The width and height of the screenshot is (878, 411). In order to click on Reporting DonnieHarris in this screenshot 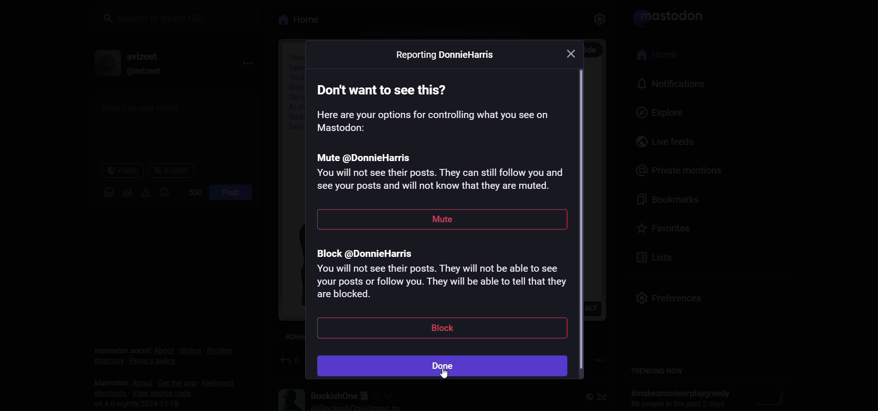, I will do `click(445, 56)`.